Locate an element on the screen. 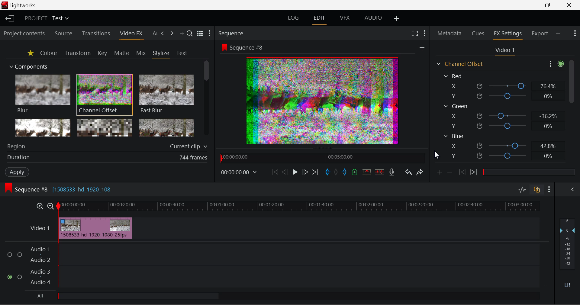 This screenshot has height=305, width=580. Project Timeline Track is located at coordinates (299, 207).